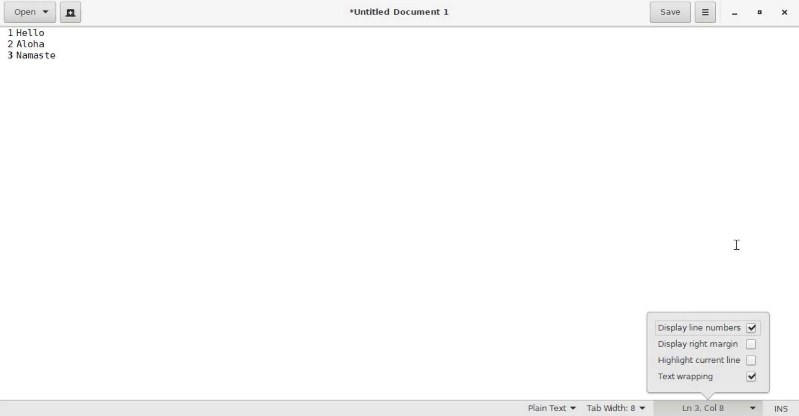 The width and height of the screenshot is (799, 416). Describe the element at coordinates (752, 376) in the screenshot. I see `Selected Checkbox` at that location.